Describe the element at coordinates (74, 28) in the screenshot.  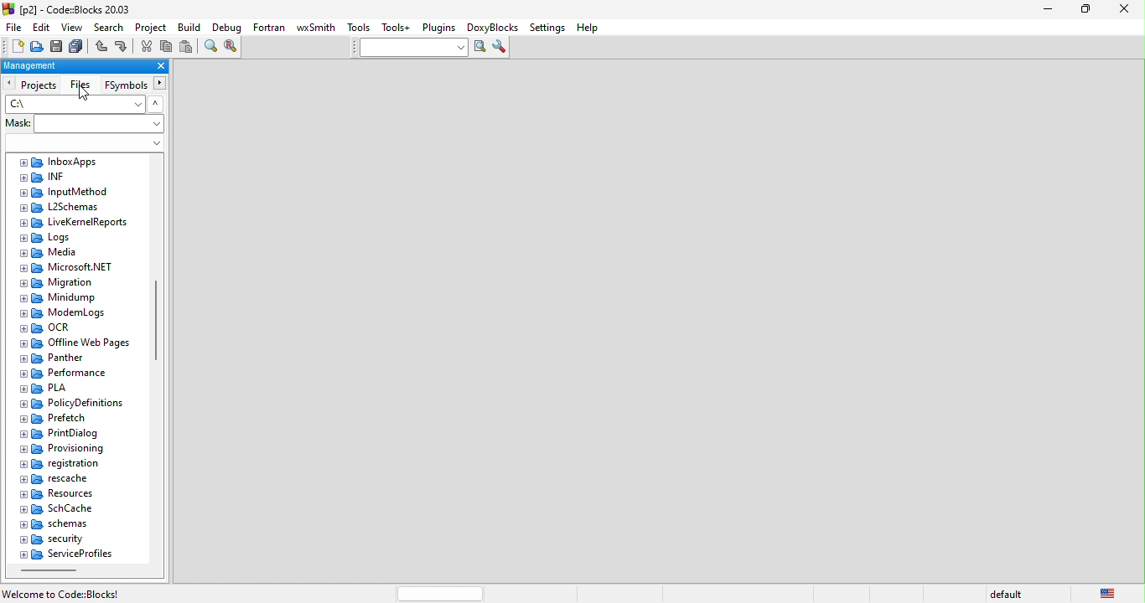
I see `view` at that location.